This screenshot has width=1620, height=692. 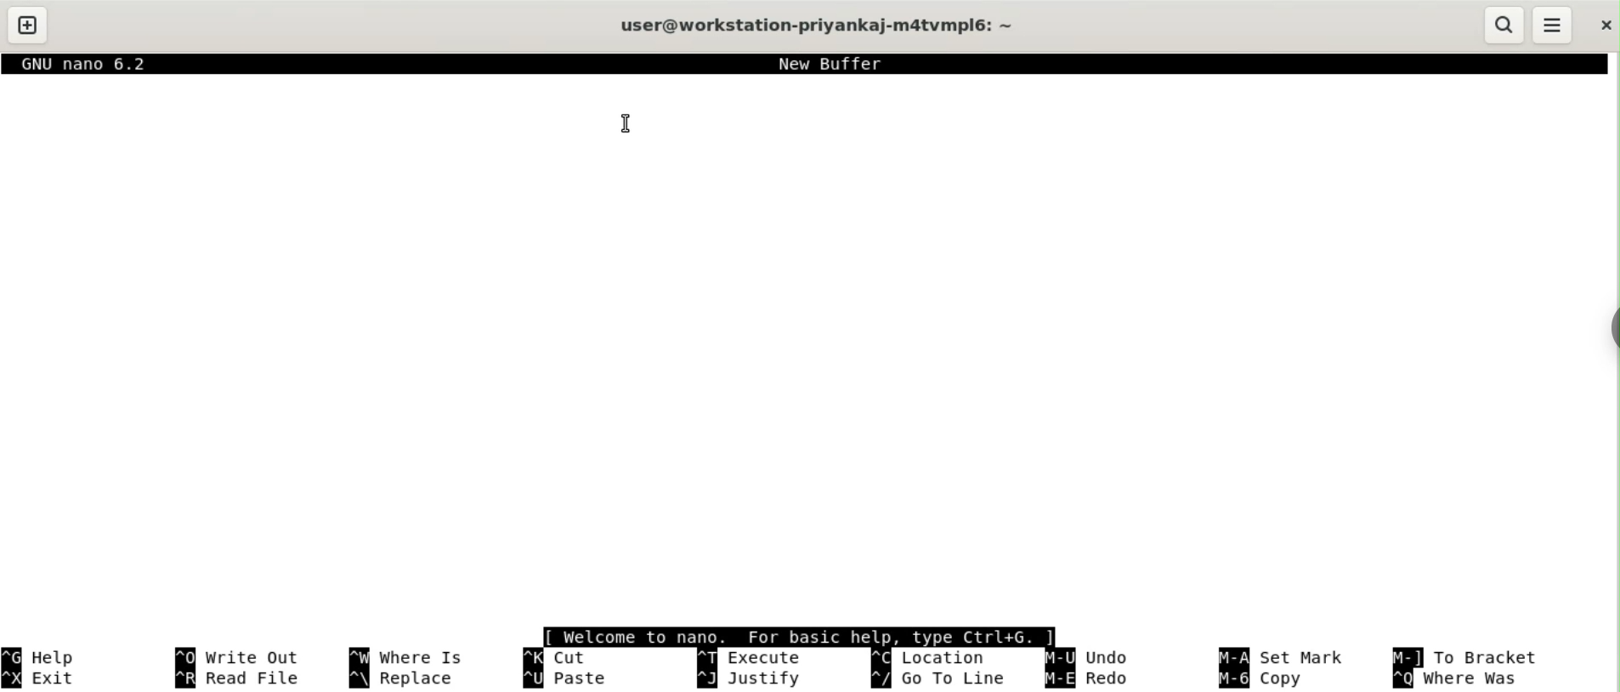 What do you see at coordinates (1464, 678) in the screenshot?
I see `where was` at bounding box center [1464, 678].